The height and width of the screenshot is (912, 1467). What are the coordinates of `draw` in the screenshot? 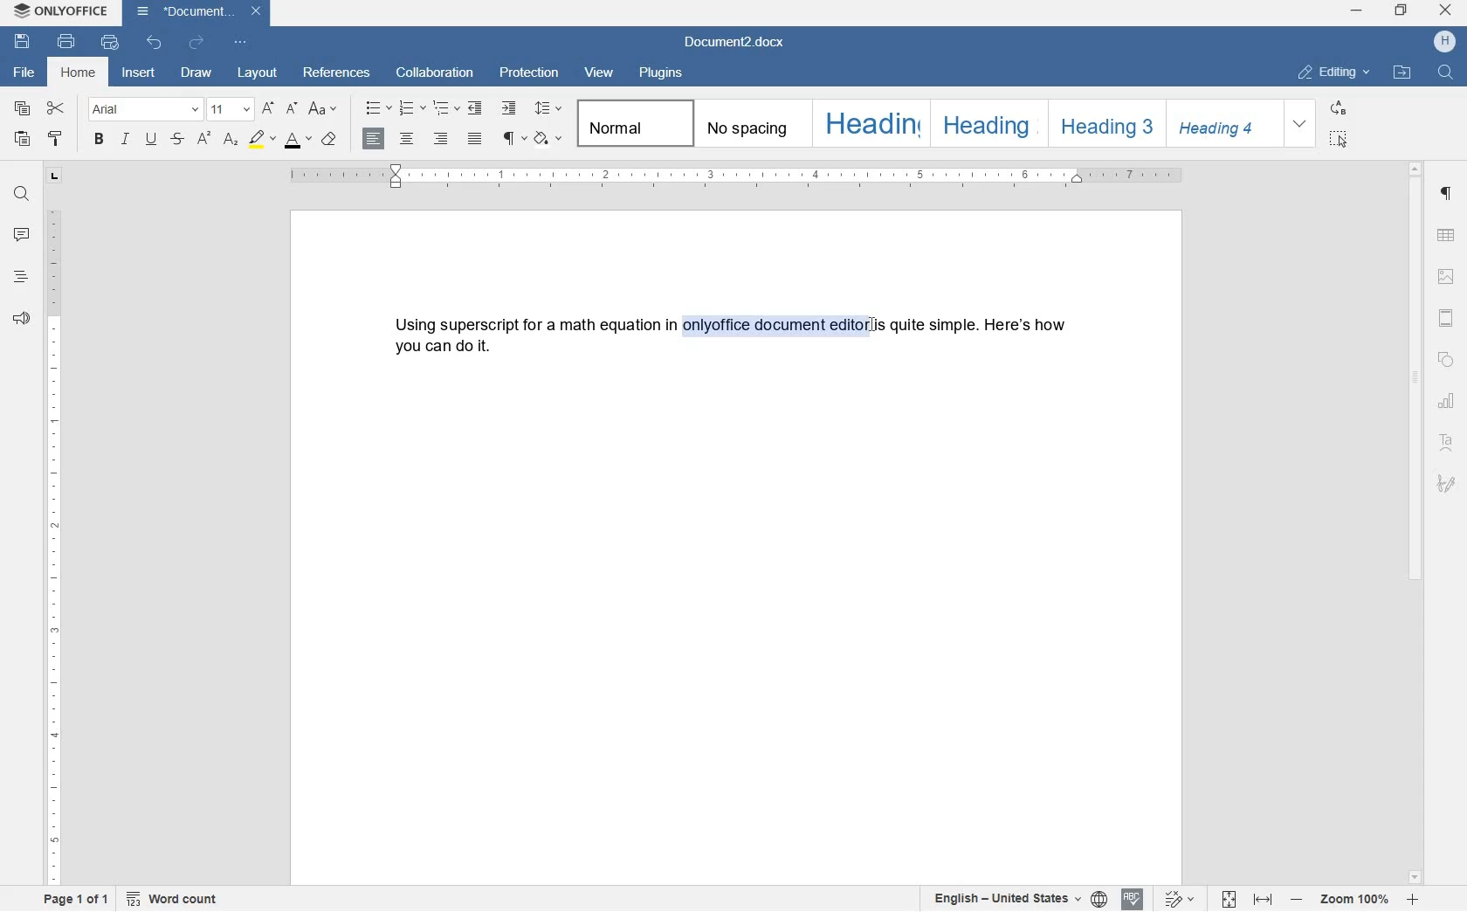 It's located at (202, 73).